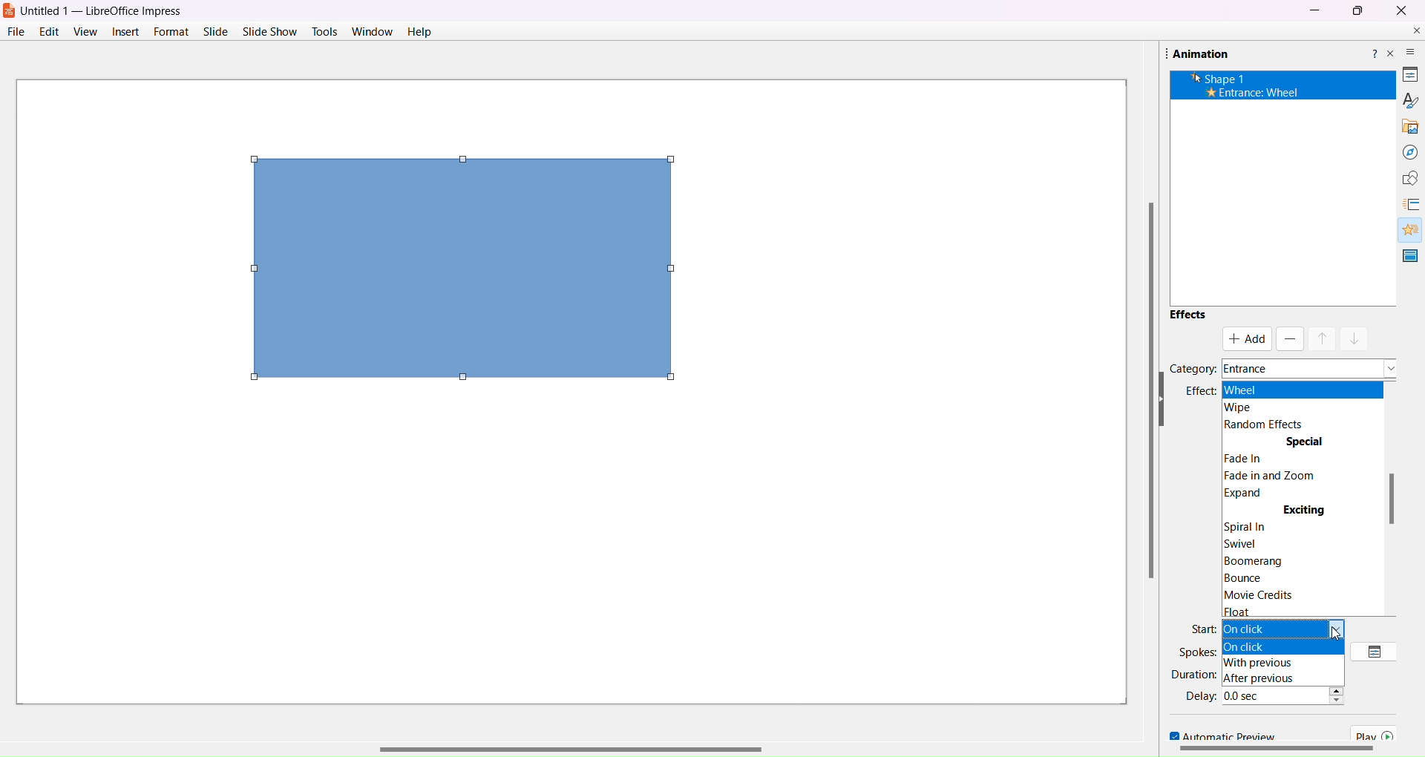 The height and width of the screenshot is (757, 1425). What do you see at coordinates (1314, 10) in the screenshot?
I see `Minimize` at bounding box center [1314, 10].